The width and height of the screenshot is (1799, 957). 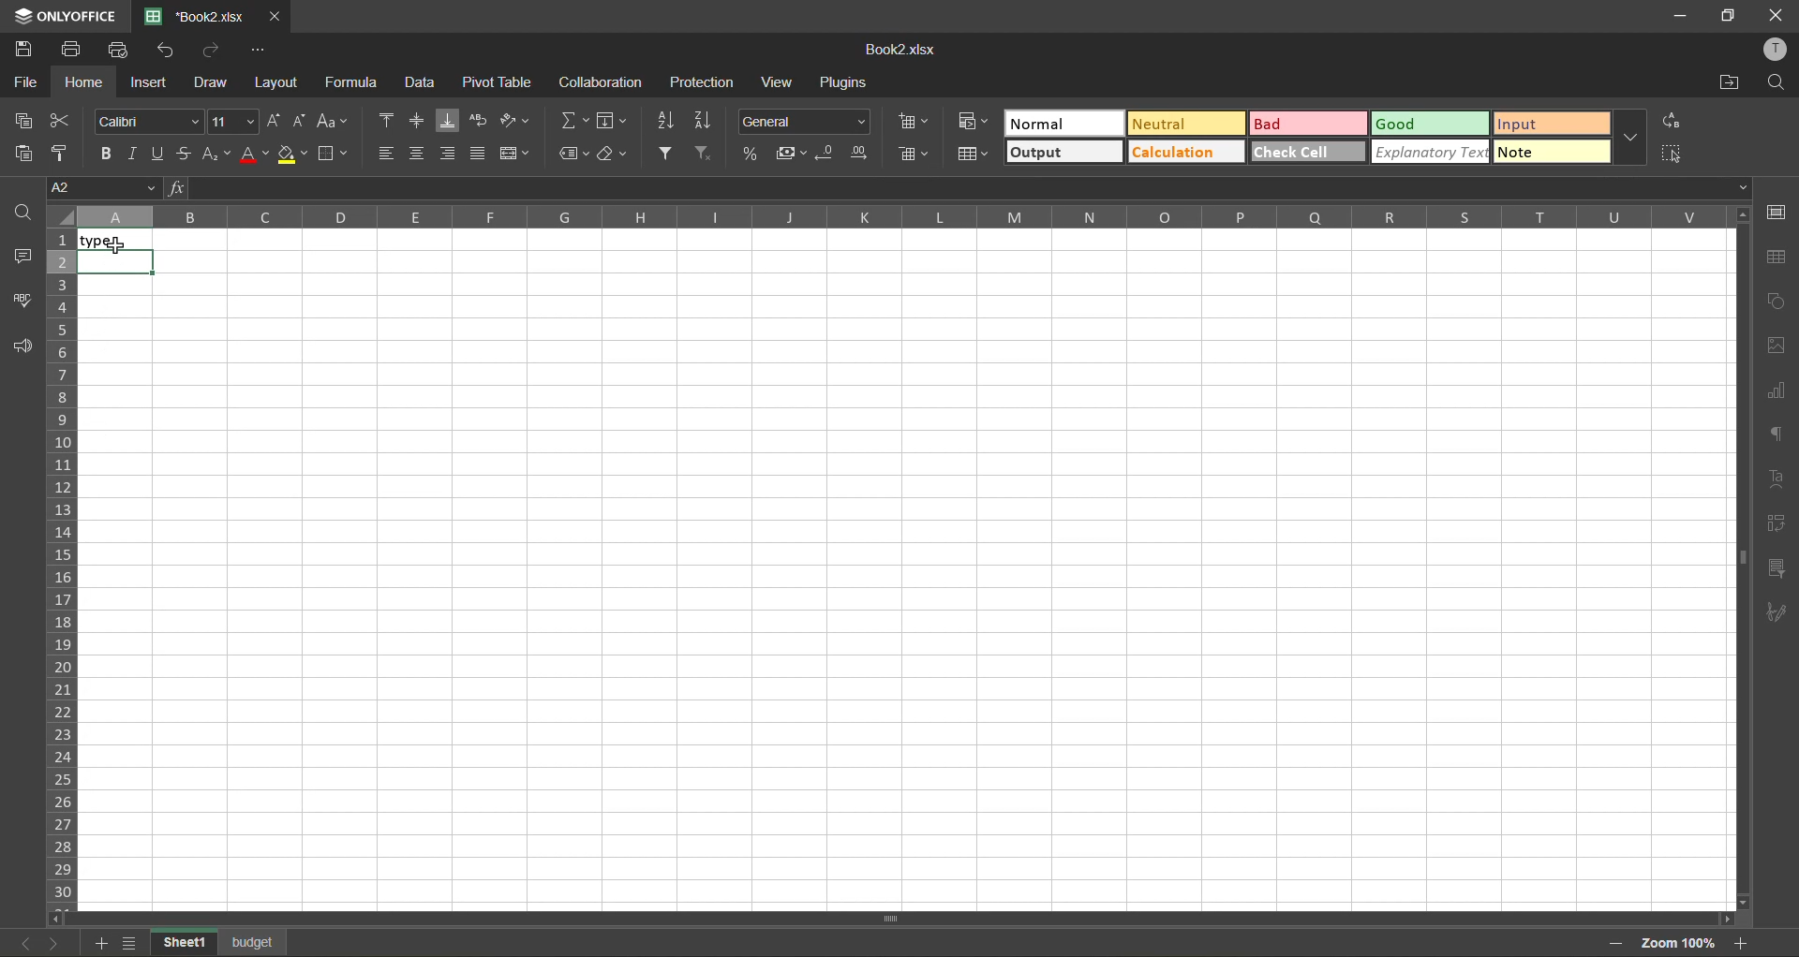 I want to click on copy, so click(x=23, y=121).